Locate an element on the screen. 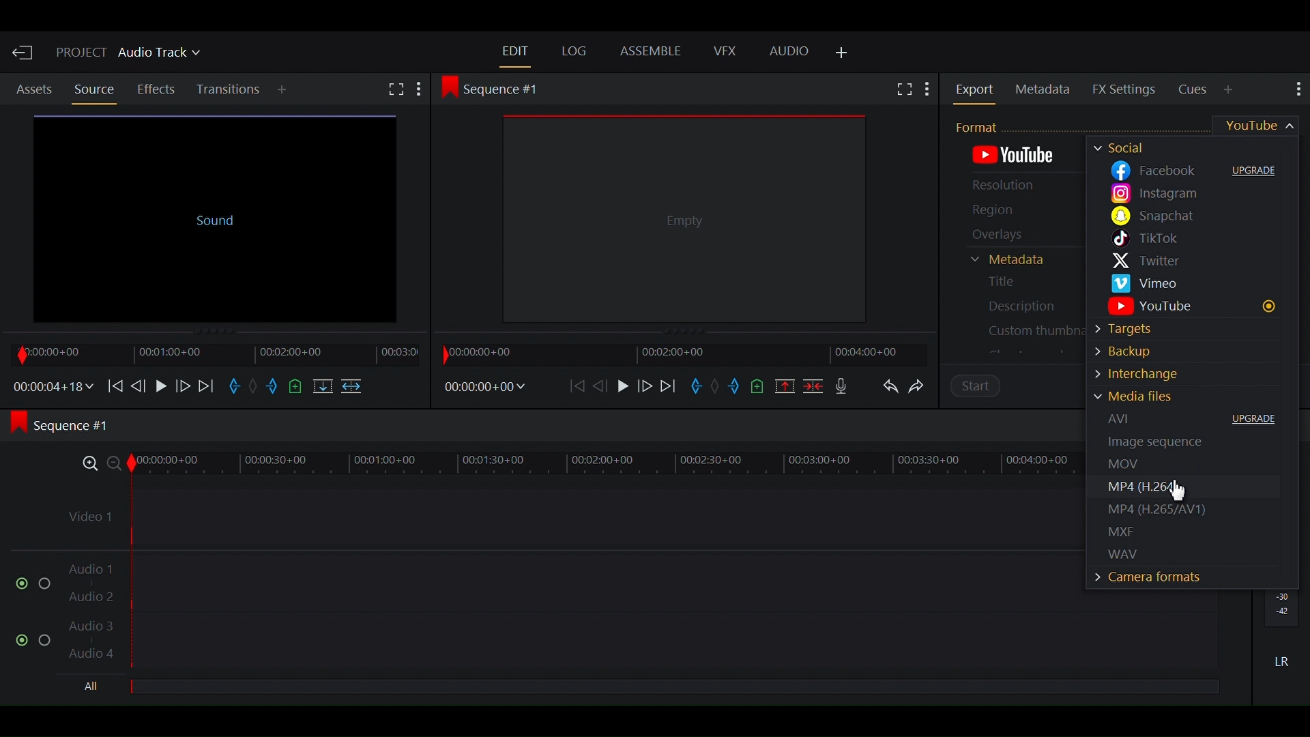 Image resolution: width=1310 pixels, height=737 pixels. Media Files is located at coordinates (1192, 399).